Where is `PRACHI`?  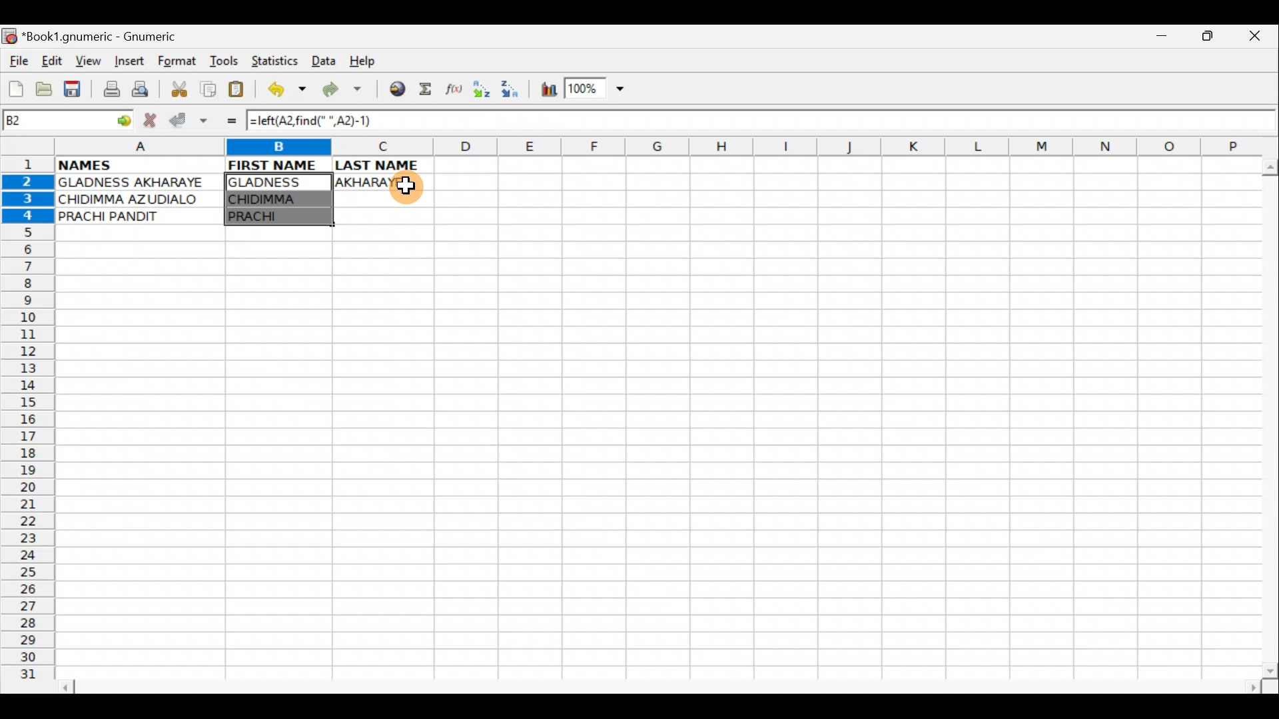 PRACHI is located at coordinates (278, 214).